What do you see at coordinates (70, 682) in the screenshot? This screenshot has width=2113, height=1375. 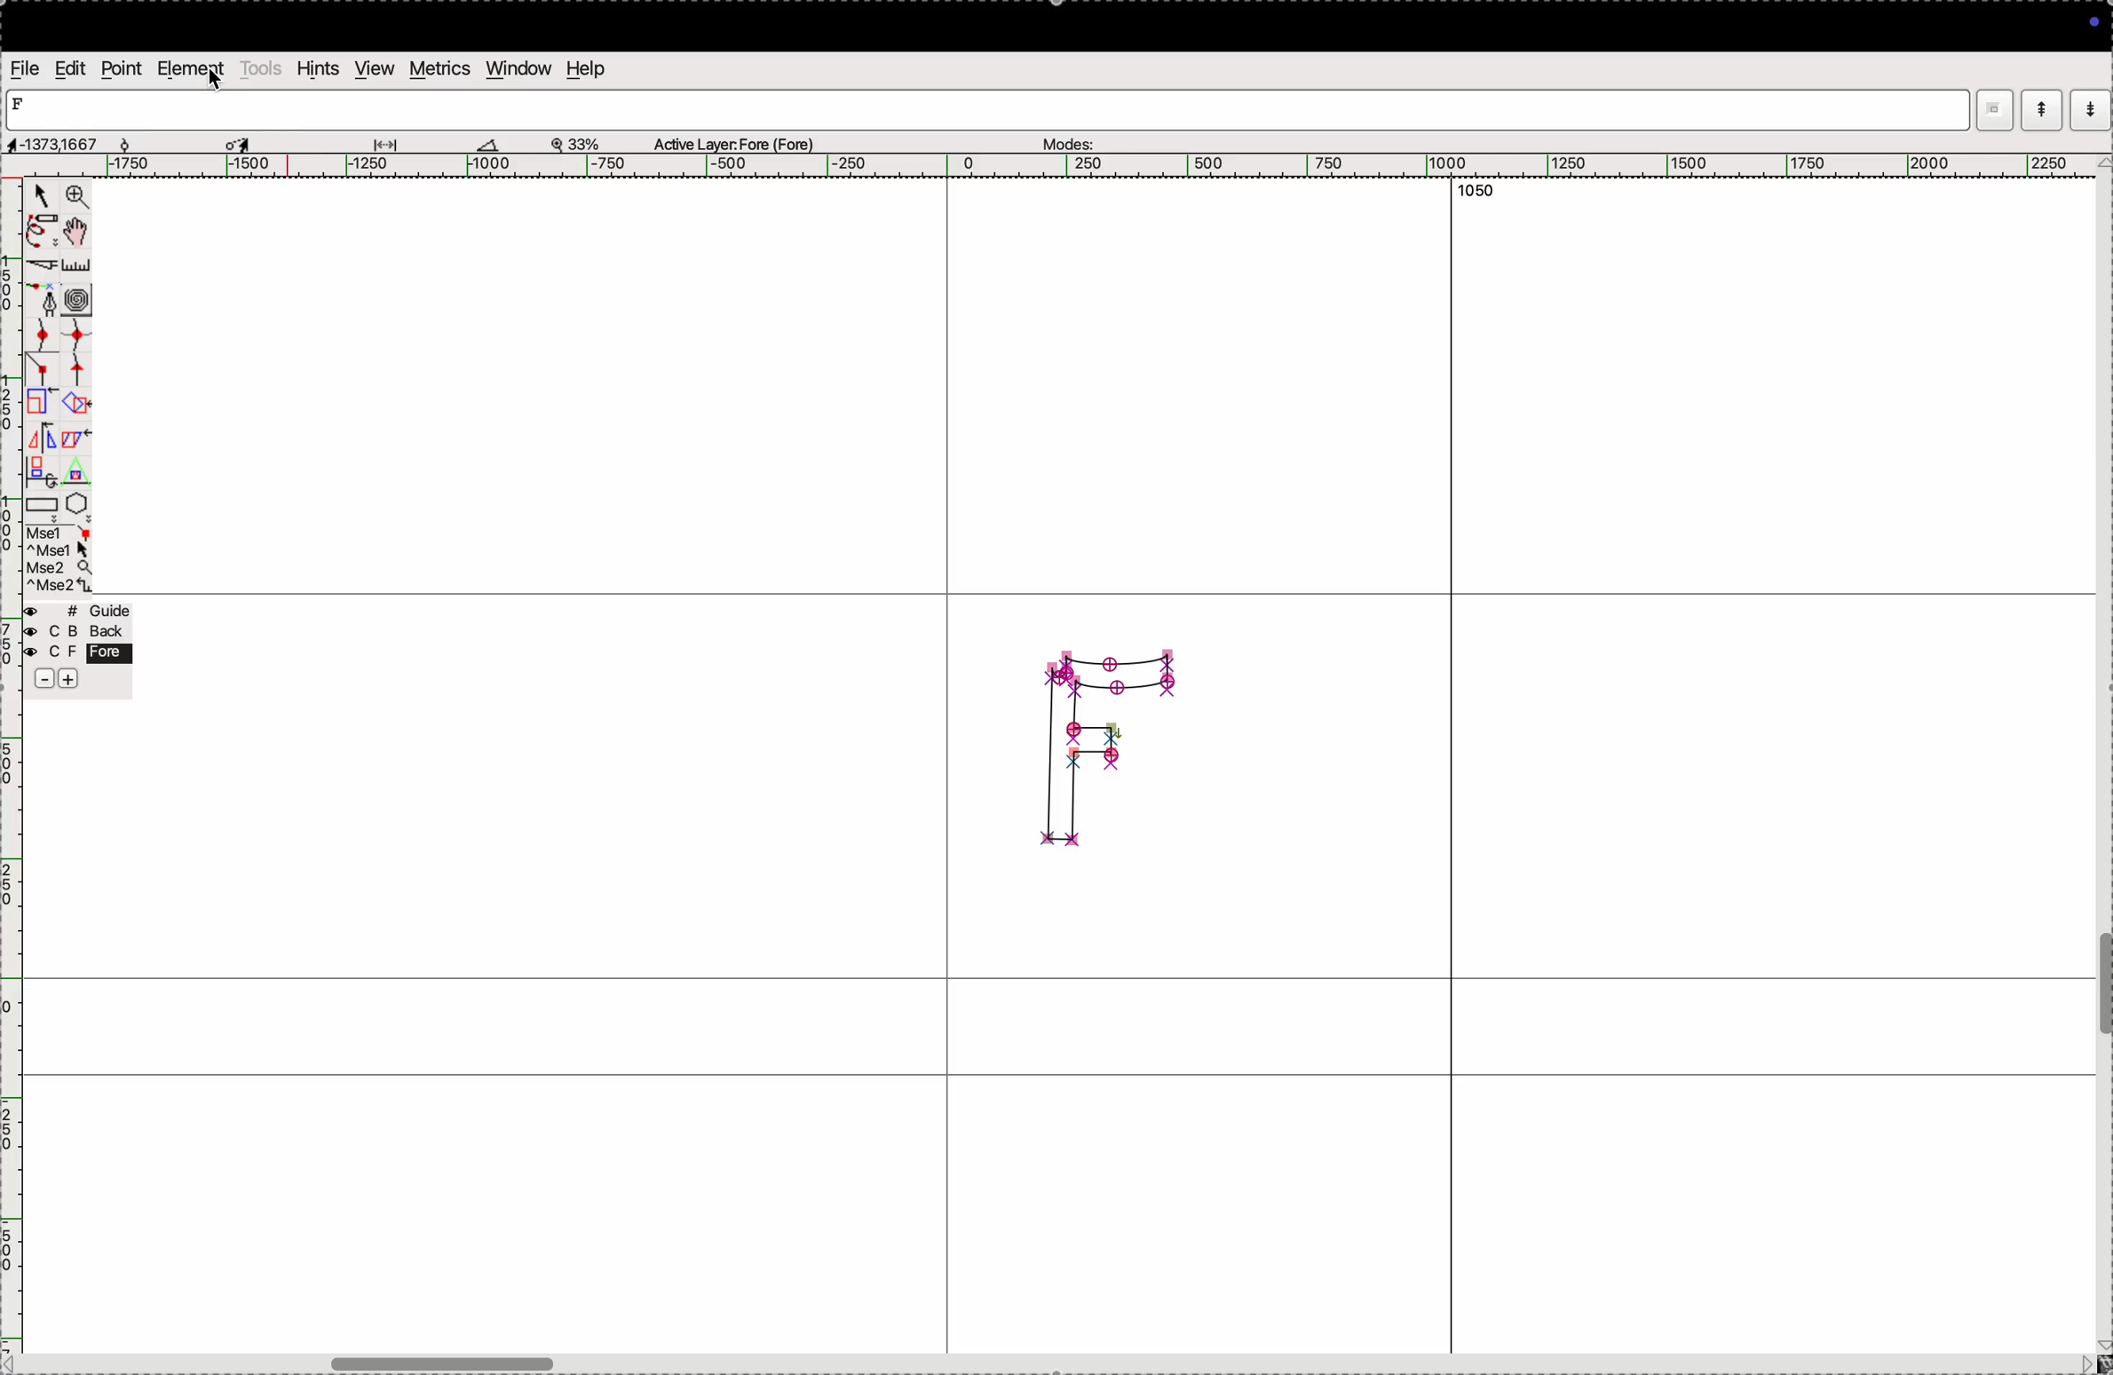 I see `add` at bounding box center [70, 682].